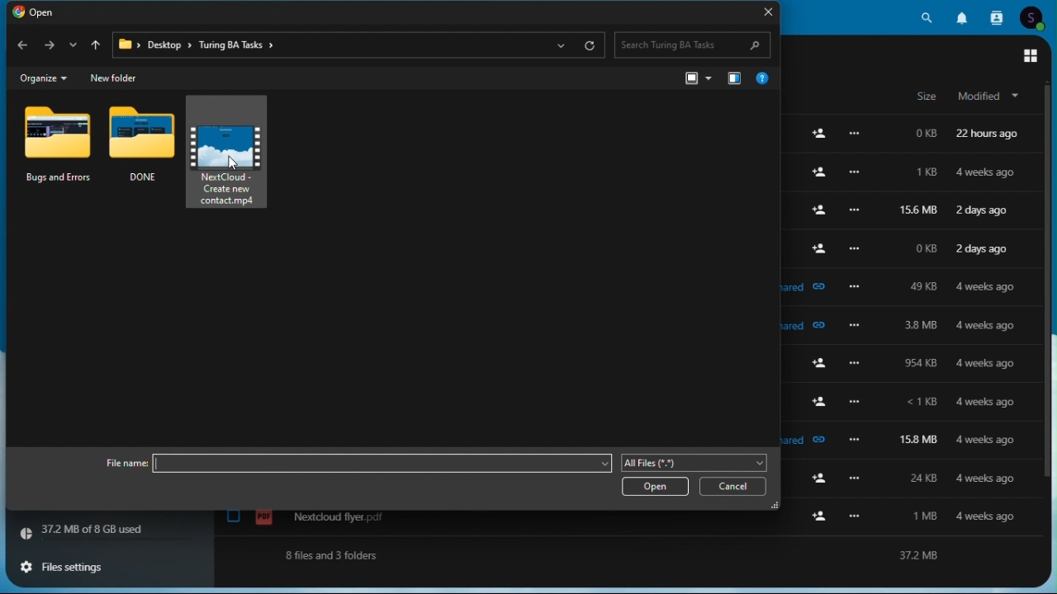 This screenshot has height=594, width=1057. I want to click on 158 mb, so click(919, 440).